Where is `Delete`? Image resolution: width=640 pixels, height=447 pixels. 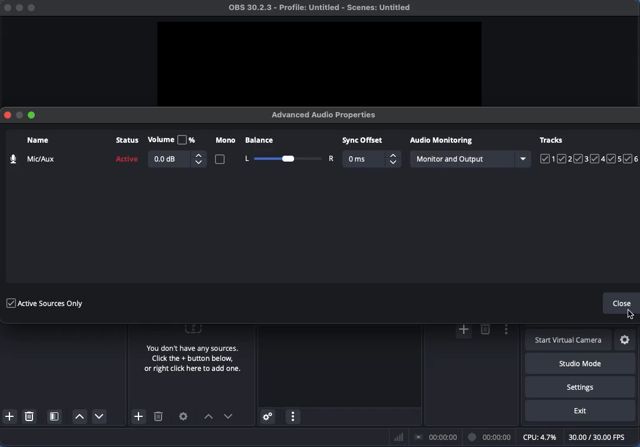 Delete is located at coordinates (159, 418).